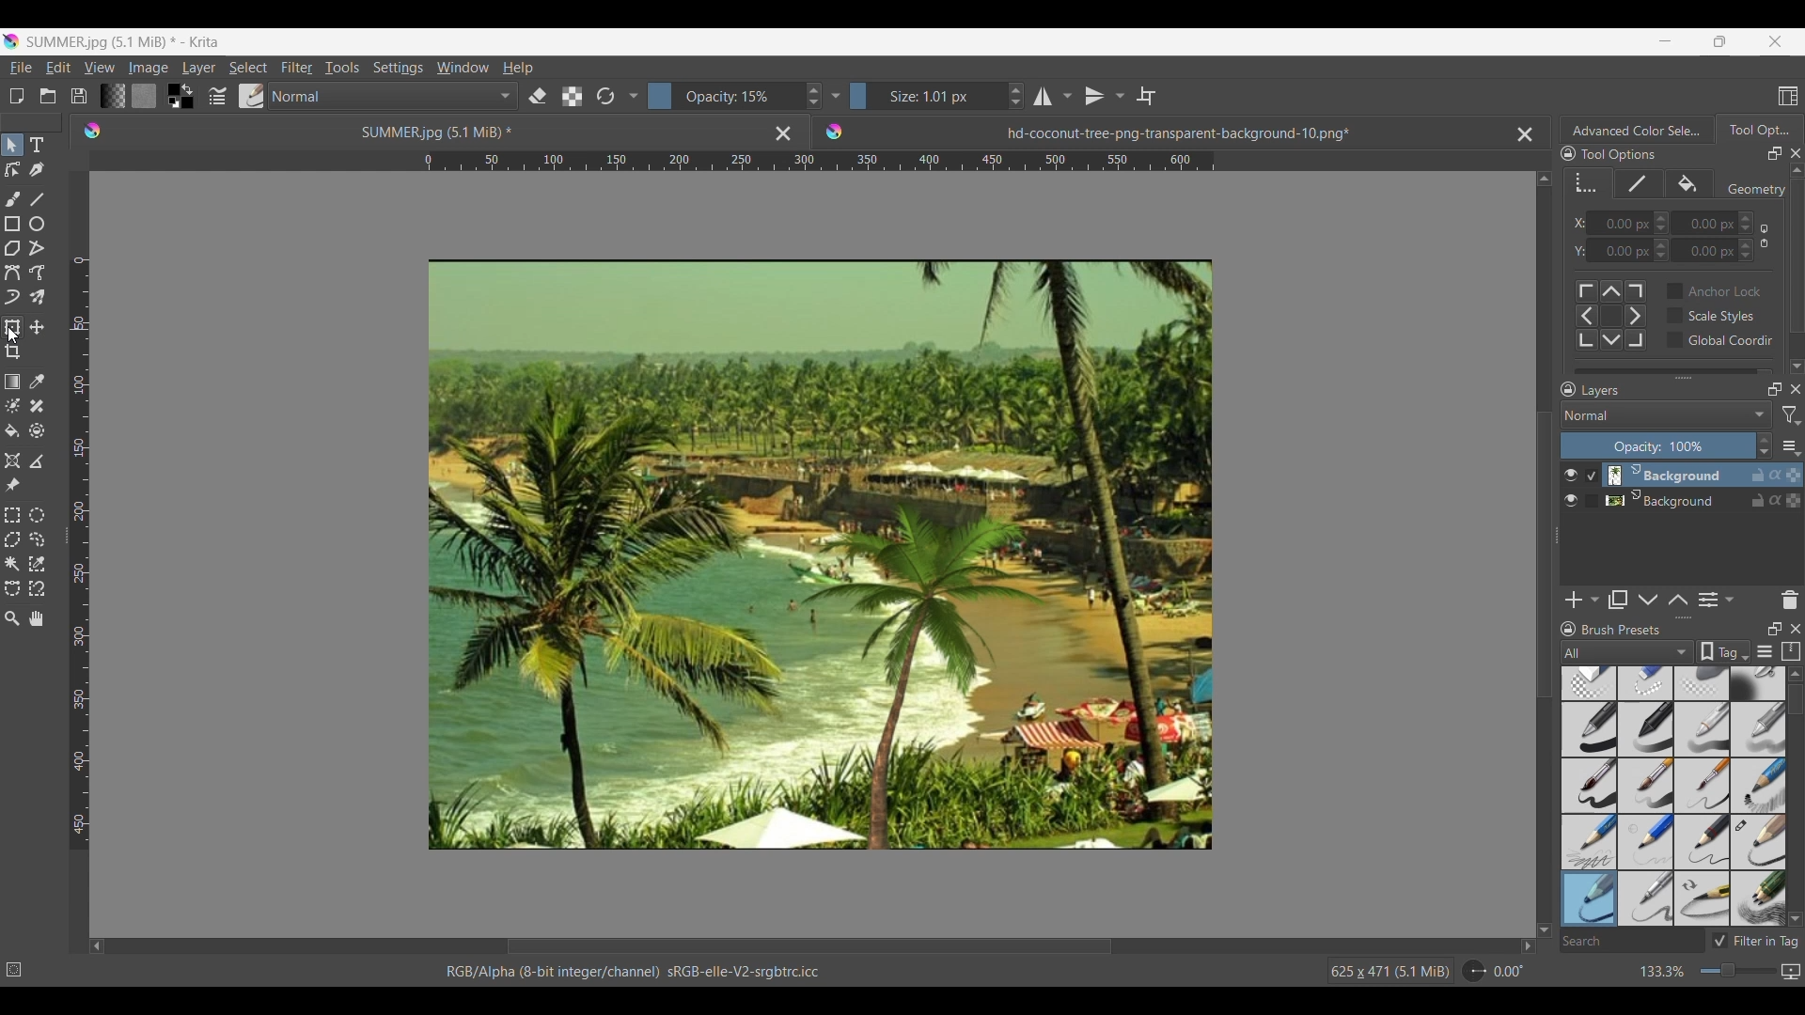 The height and width of the screenshot is (1015, 1805). What do you see at coordinates (1545, 918) in the screenshot?
I see `Down` at bounding box center [1545, 918].